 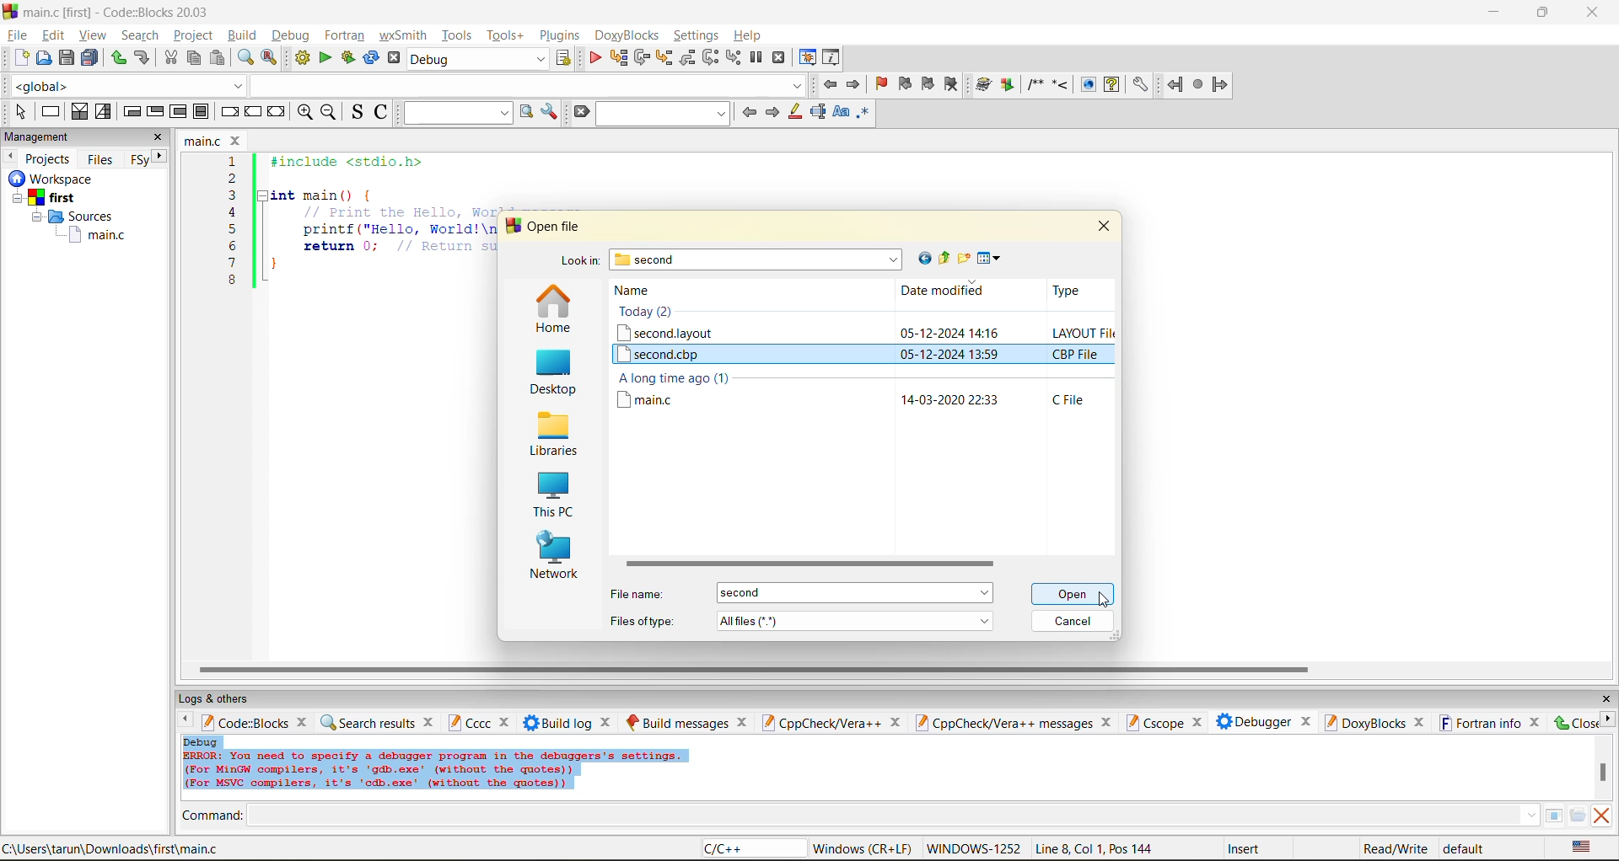 I want to click on global, so click(x=125, y=86).